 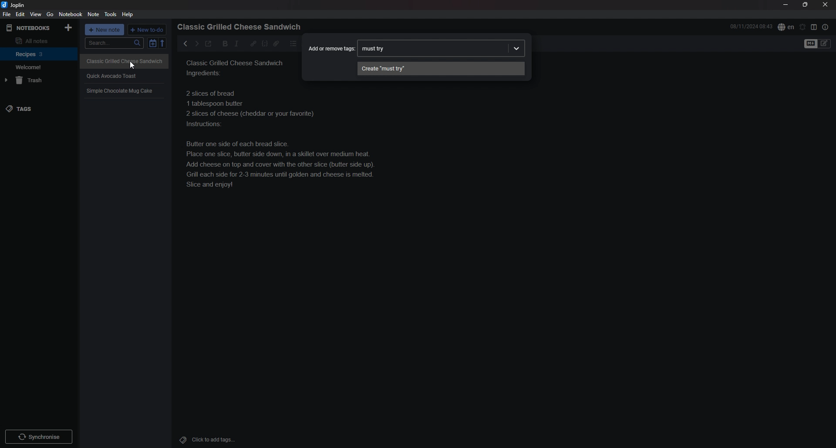 I want to click on code, so click(x=264, y=43).